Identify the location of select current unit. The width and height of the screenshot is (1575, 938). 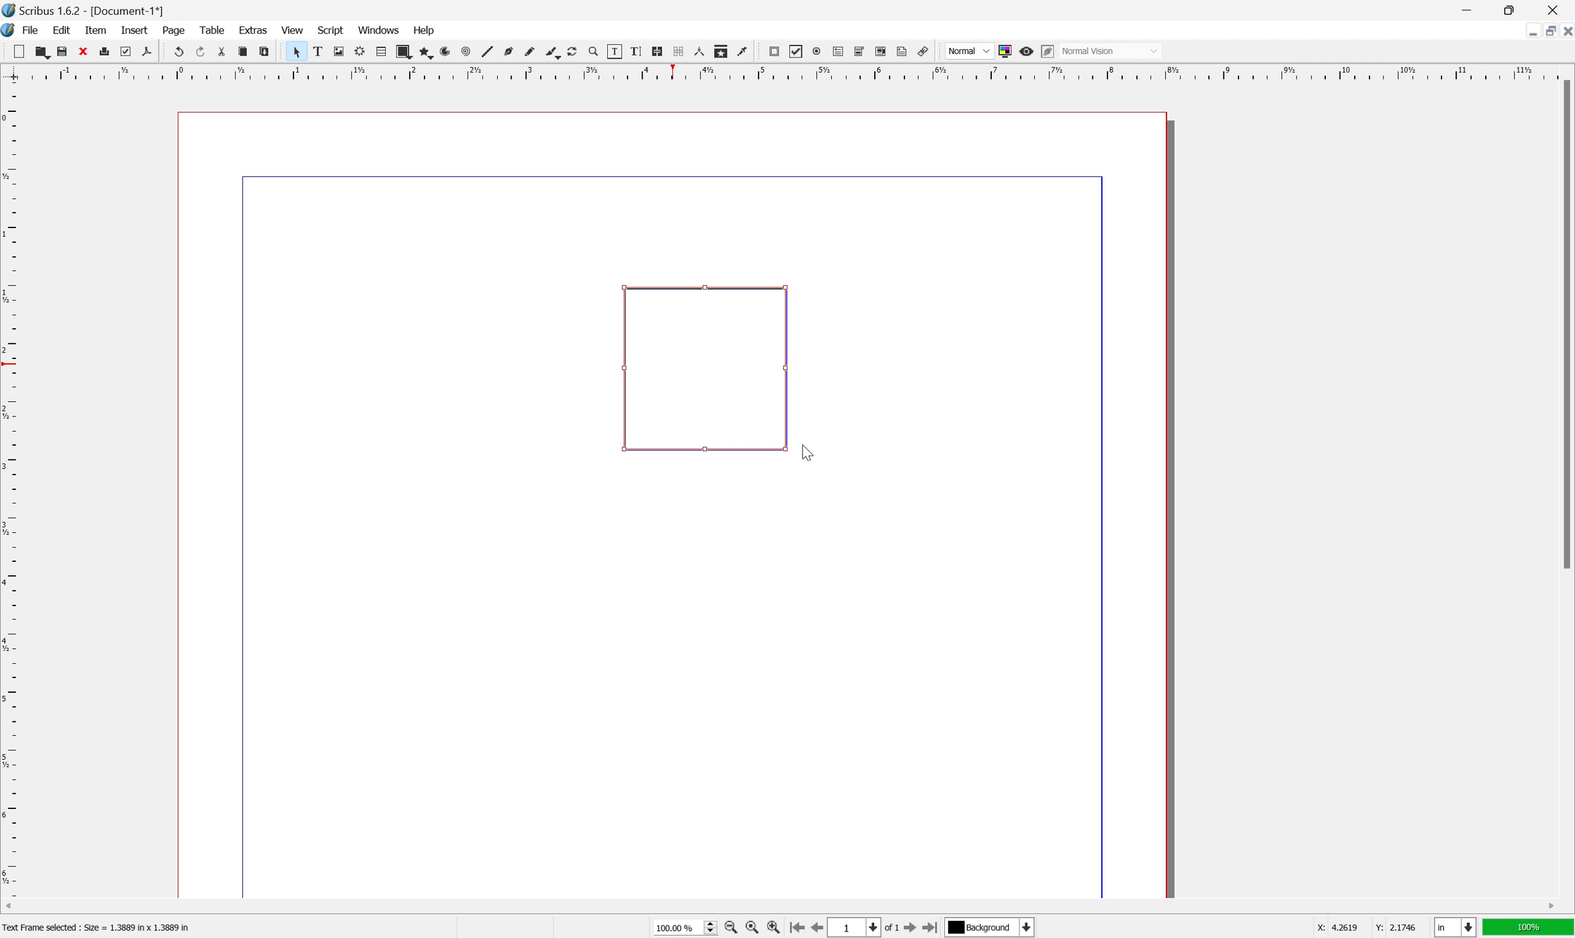
(1455, 927).